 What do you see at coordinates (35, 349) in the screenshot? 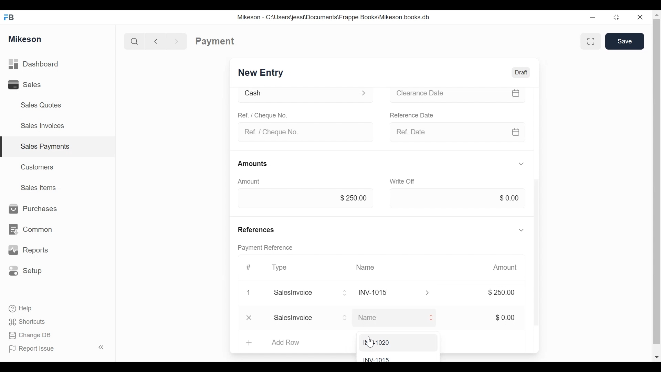
I see `Report Issue` at bounding box center [35, 349].